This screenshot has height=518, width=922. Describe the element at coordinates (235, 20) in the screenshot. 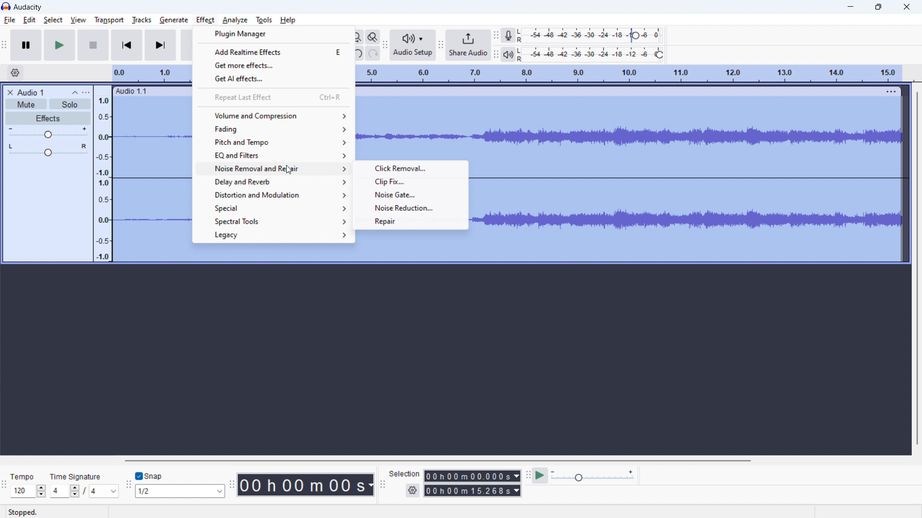

I see `analyze` at that location.